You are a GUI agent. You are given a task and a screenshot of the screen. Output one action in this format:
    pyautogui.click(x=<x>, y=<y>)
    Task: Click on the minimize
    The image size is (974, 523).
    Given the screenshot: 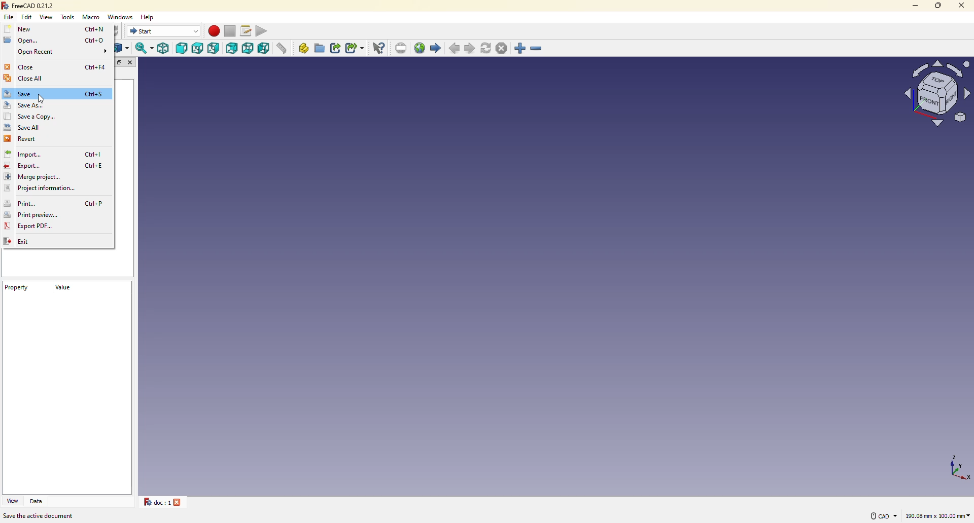 What is the action you would take?
    pyautogui.click(x=914, y=5)
    